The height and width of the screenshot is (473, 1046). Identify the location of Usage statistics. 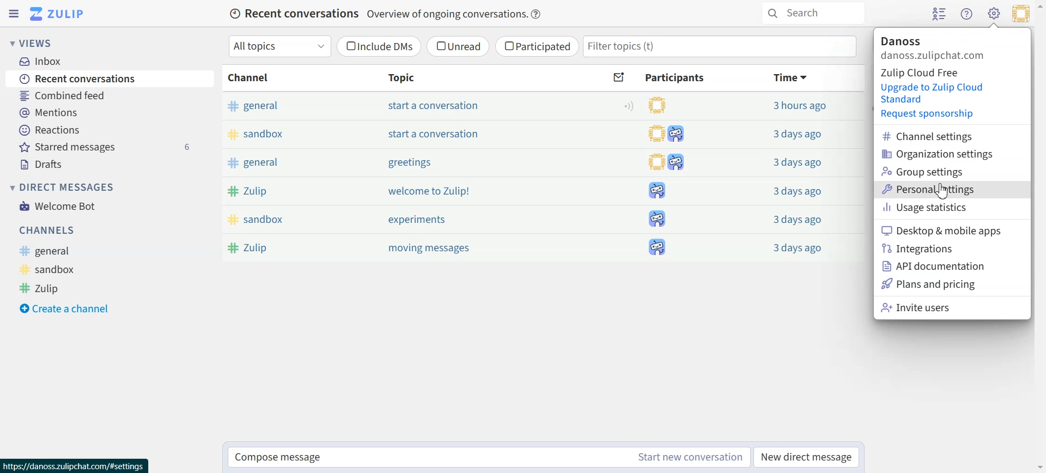
(952, 209).